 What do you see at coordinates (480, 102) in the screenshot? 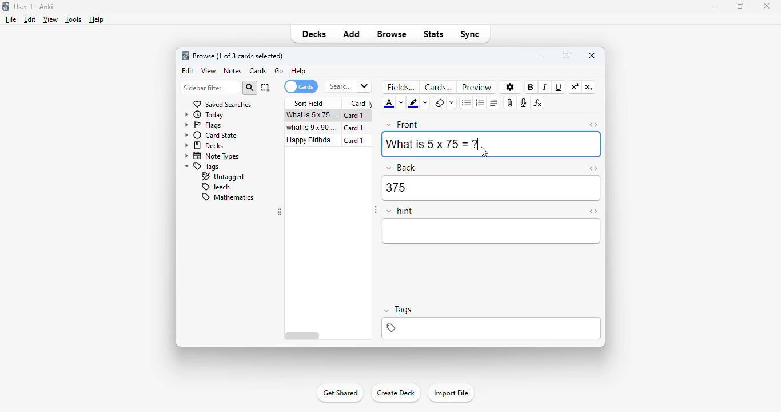
I see `ordered list` at bounding box center [480, 102].